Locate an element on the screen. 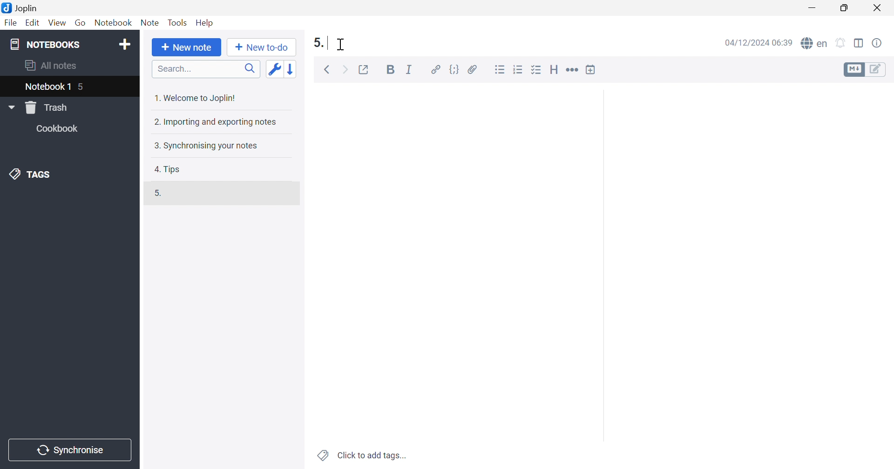 This screenshot has height=469, width=894. NOTEBOOKS is located at coordinates (43, 44).